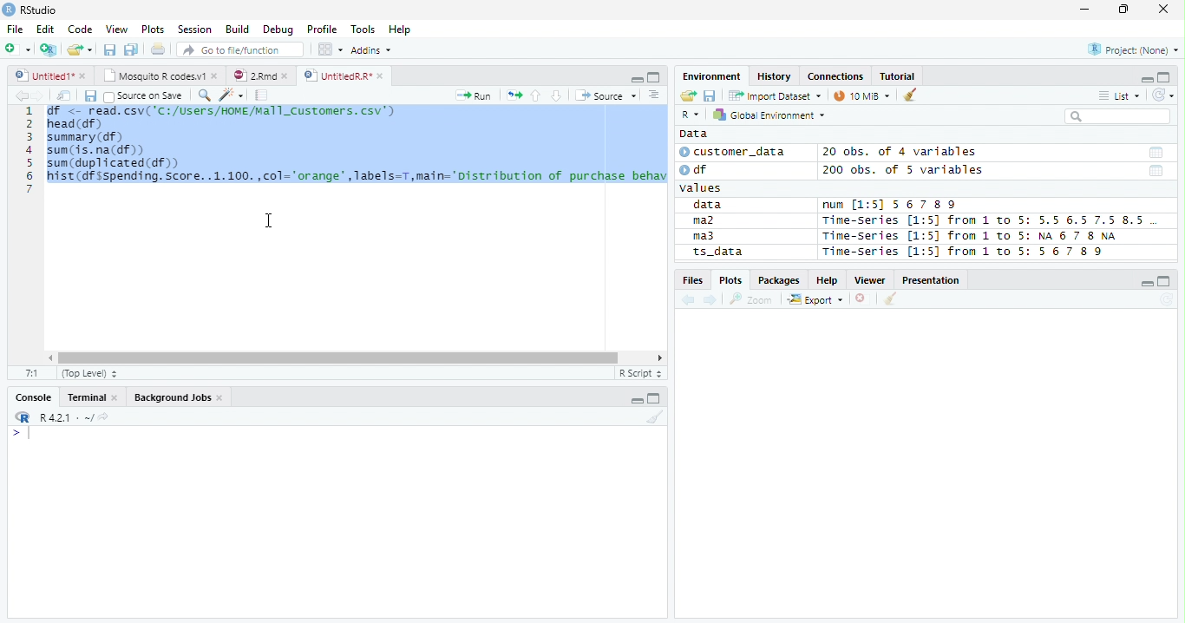  What do you see at coordinates (92, 399) in the screenshot?
I see `Terminal` at bounding box center [92, 399].